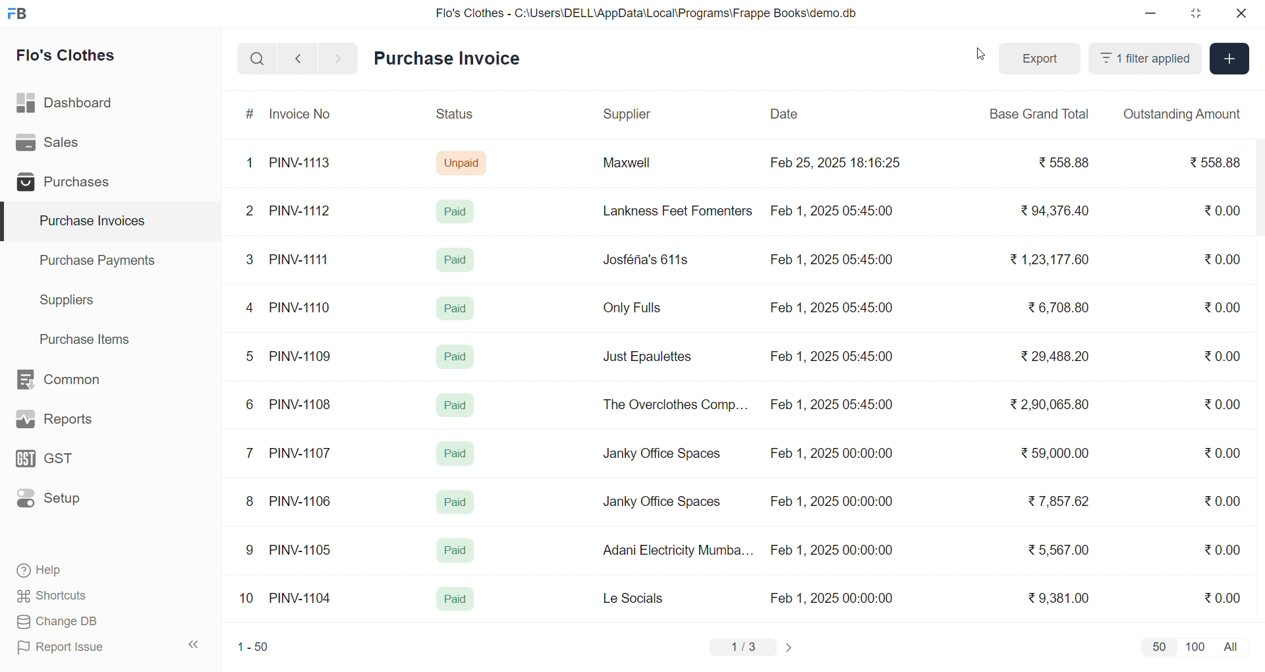  I want to click on PINV-1113, so click(306, 164).